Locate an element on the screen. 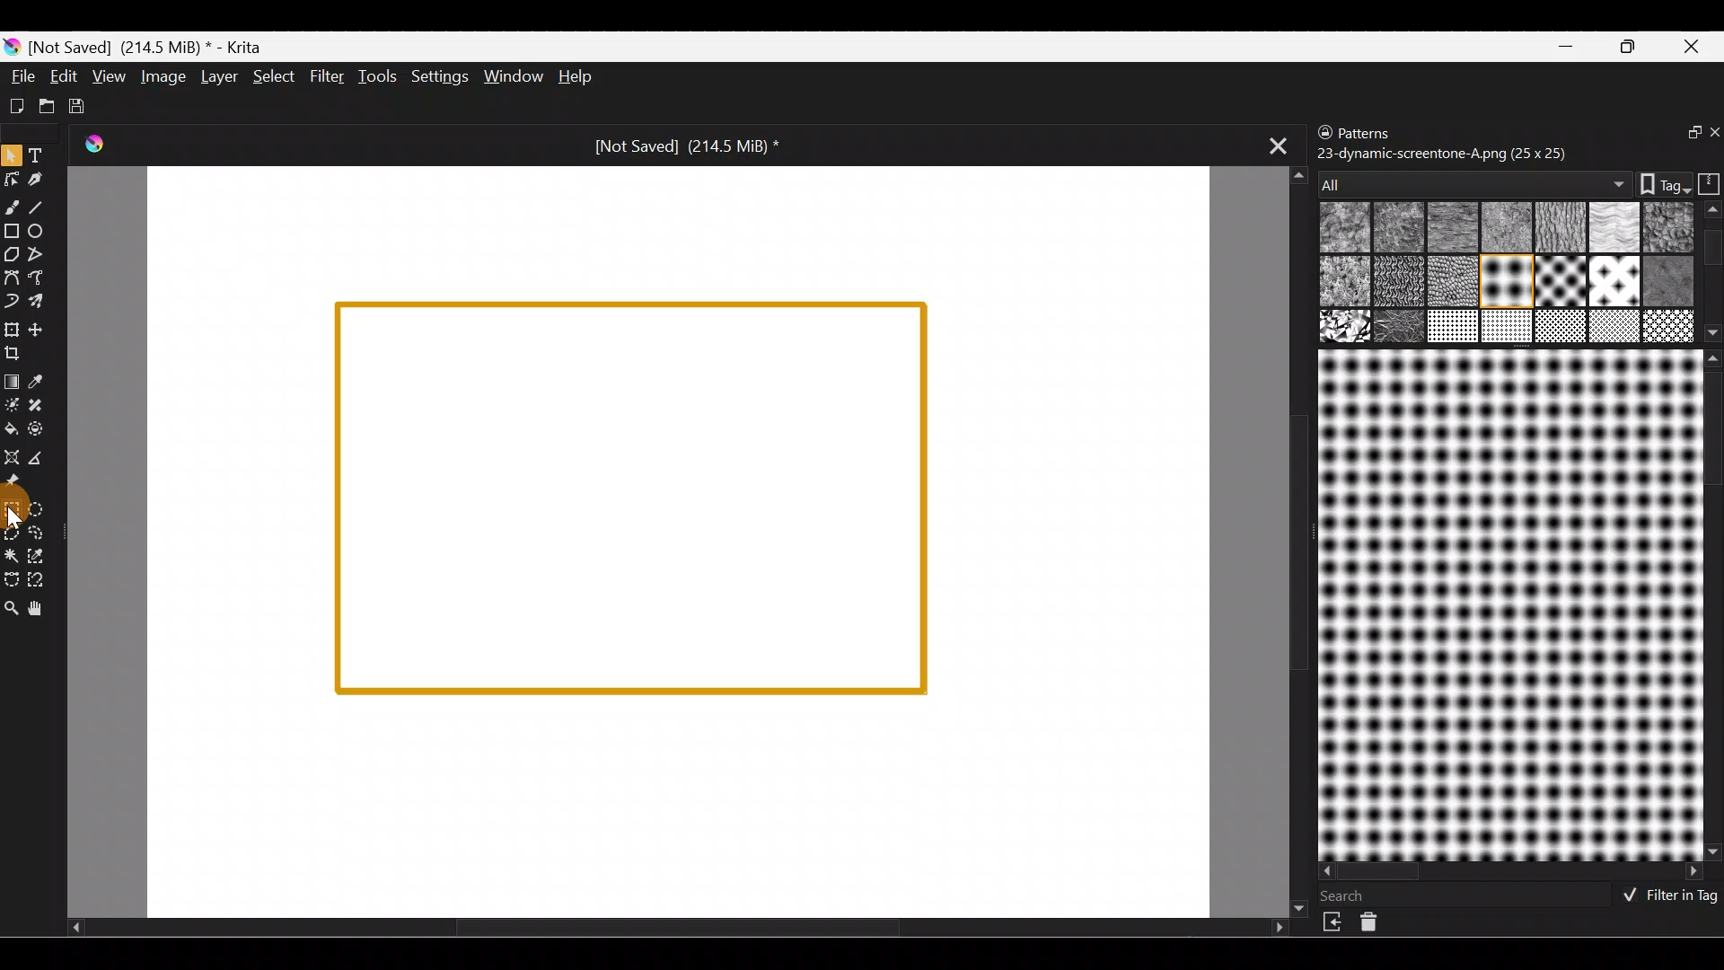 Image resolution: width=1724 pixels, height=970 pixels. Image is located at coordinates (161, 76).